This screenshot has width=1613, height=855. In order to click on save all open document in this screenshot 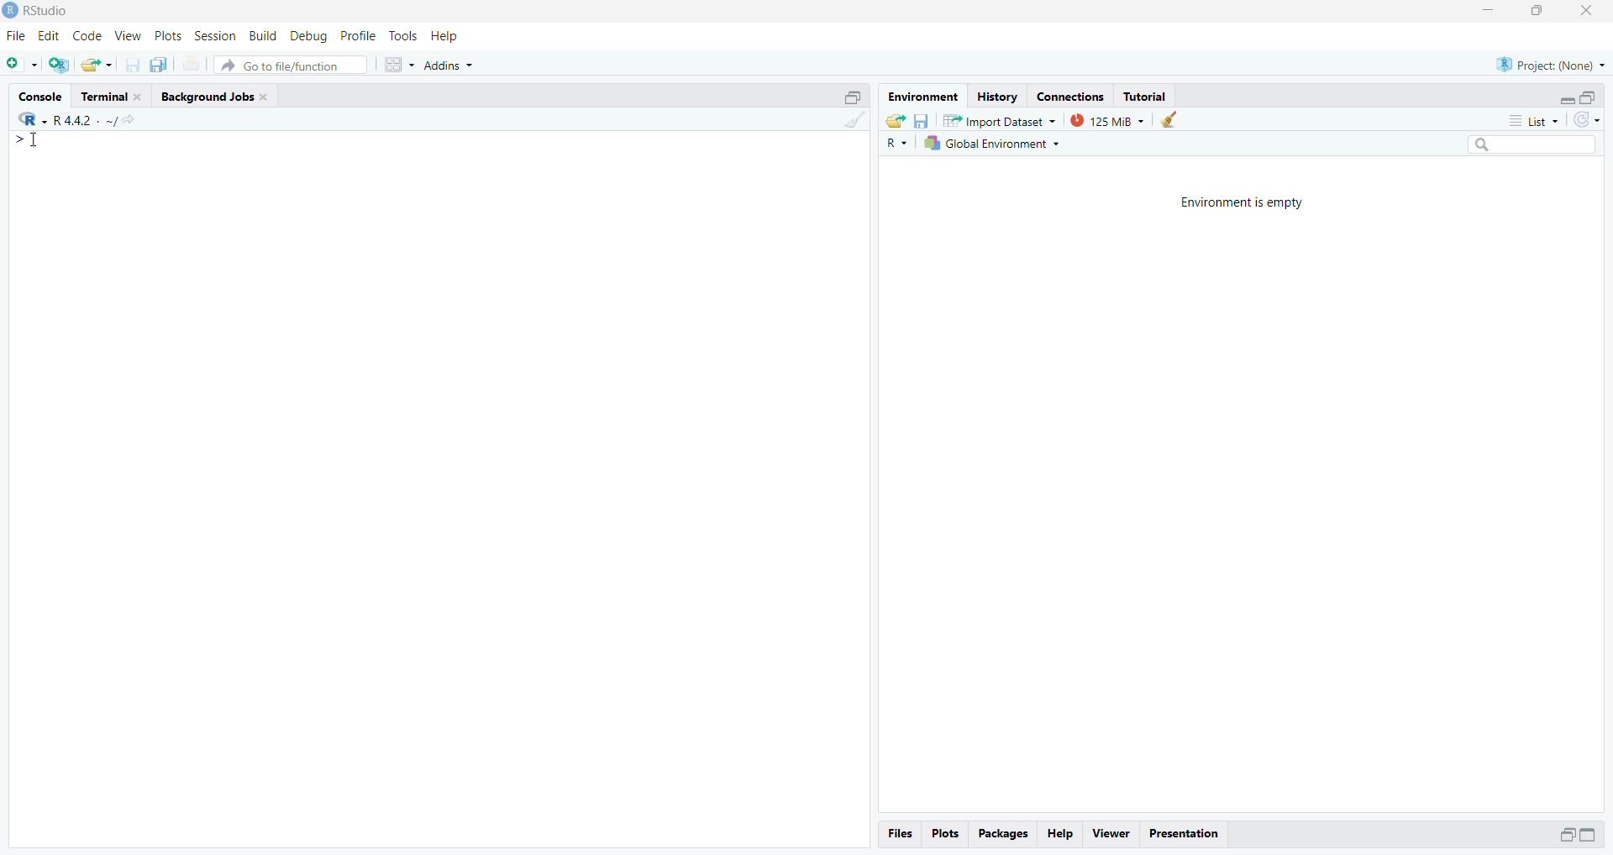, I will do `click(161, 65)`.